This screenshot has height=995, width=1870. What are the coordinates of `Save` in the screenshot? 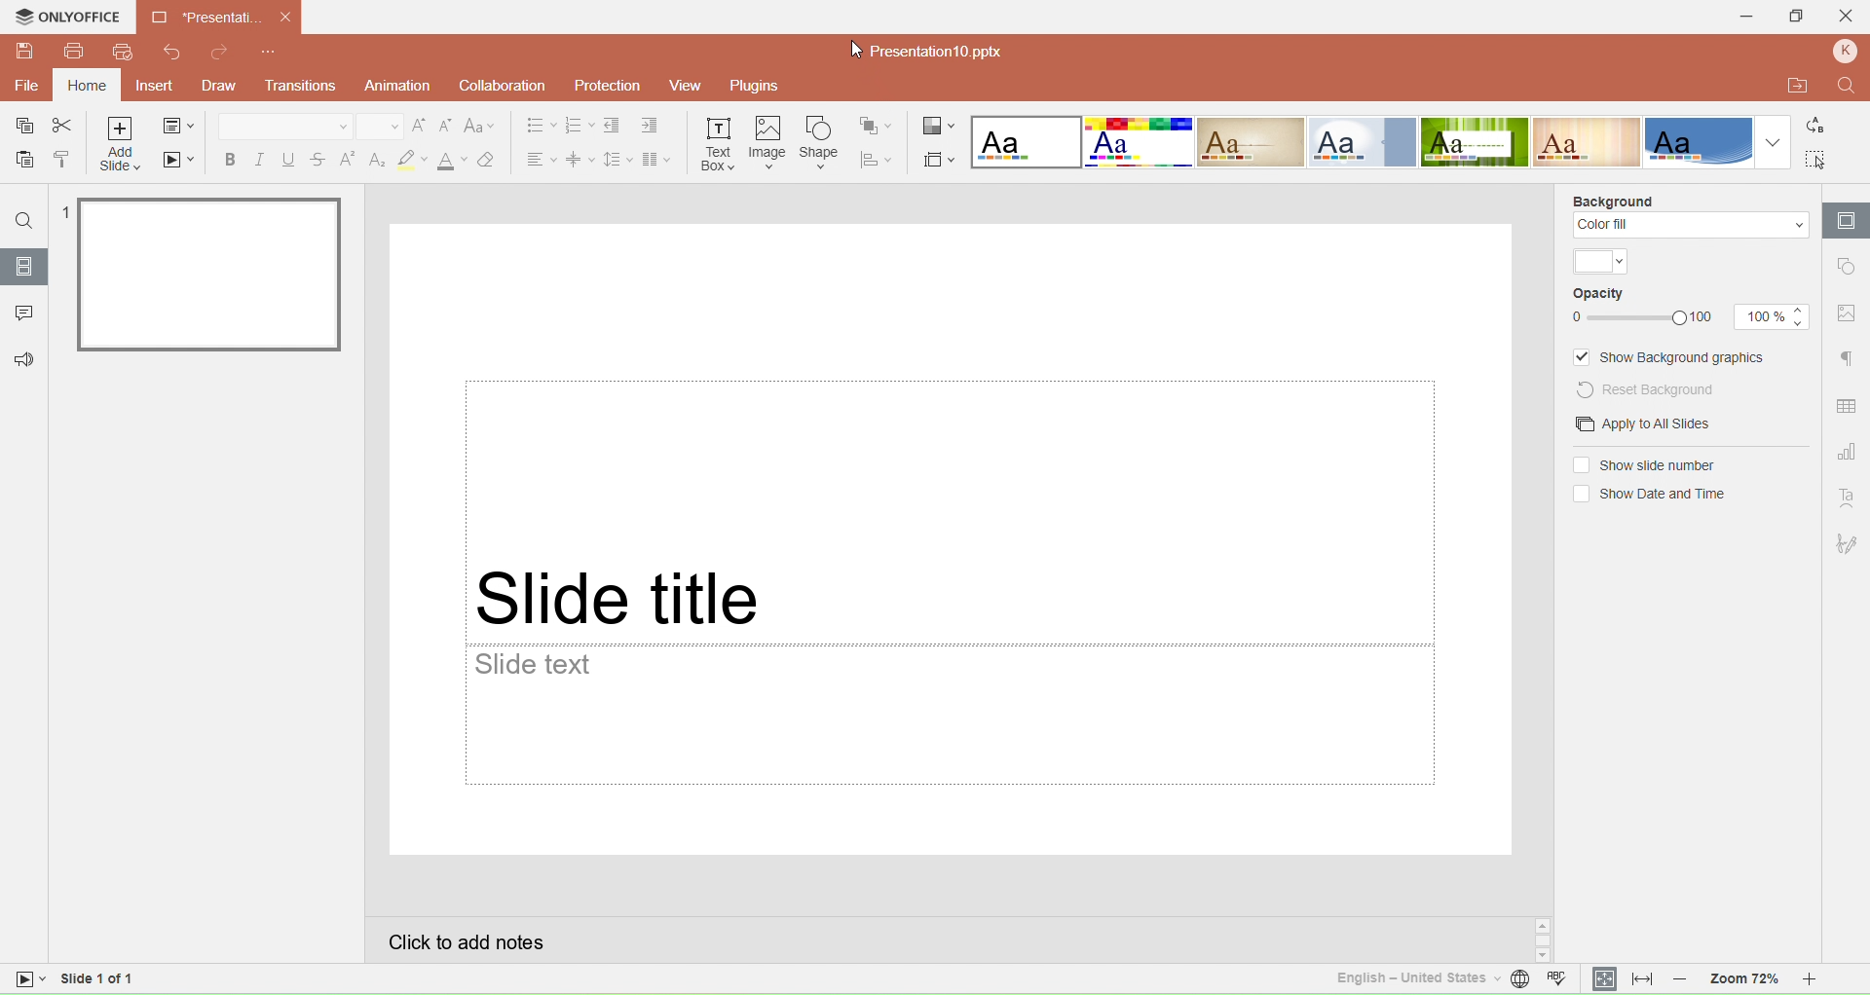 It's located at (25, 53).